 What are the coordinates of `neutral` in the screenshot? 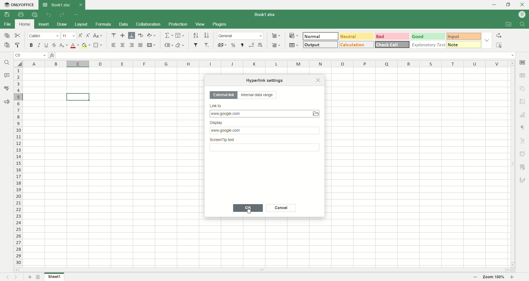 It's located at (356, 36).